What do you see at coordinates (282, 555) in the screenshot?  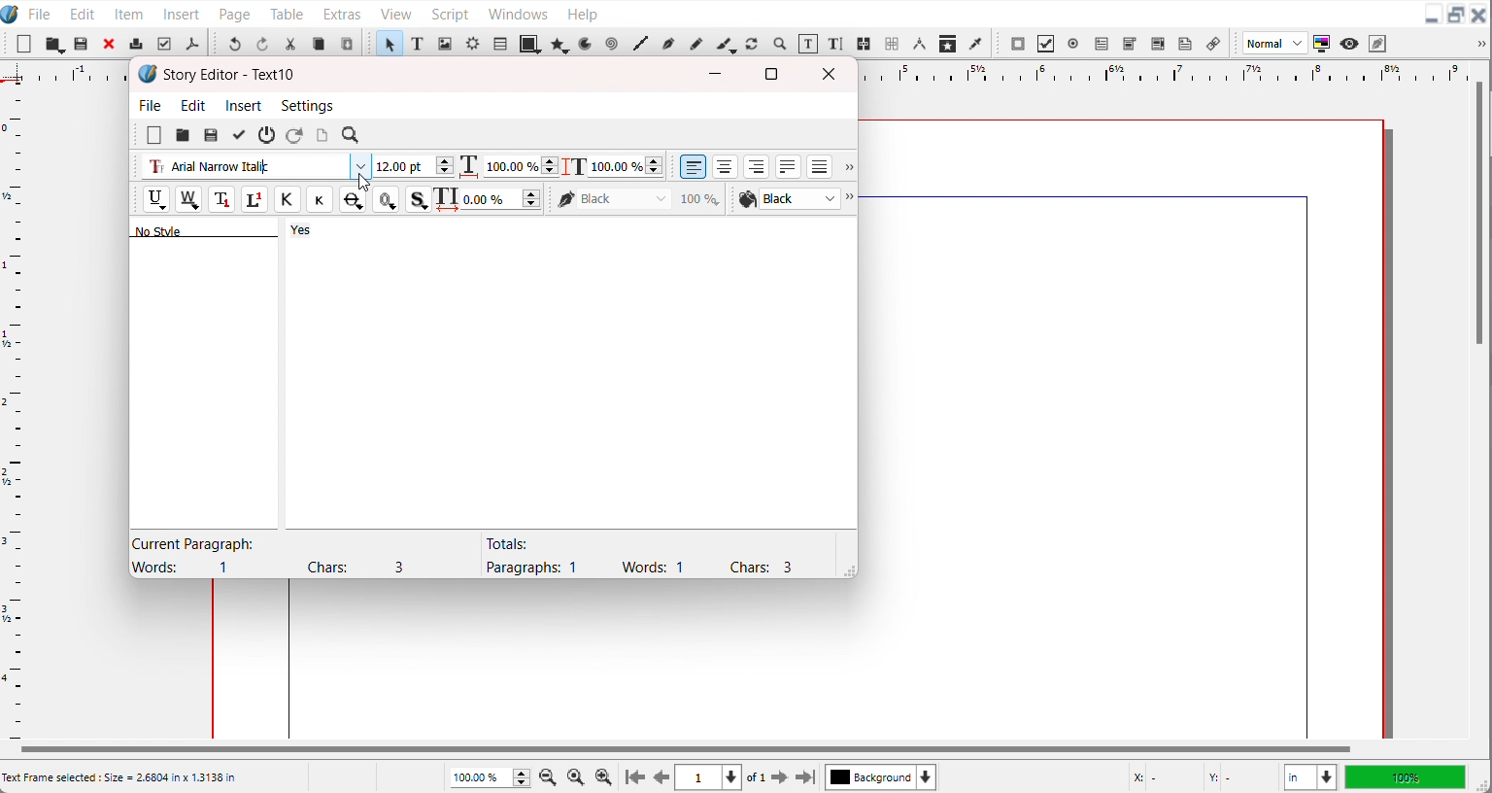 I see `Text` at bounding box center [282, 555].